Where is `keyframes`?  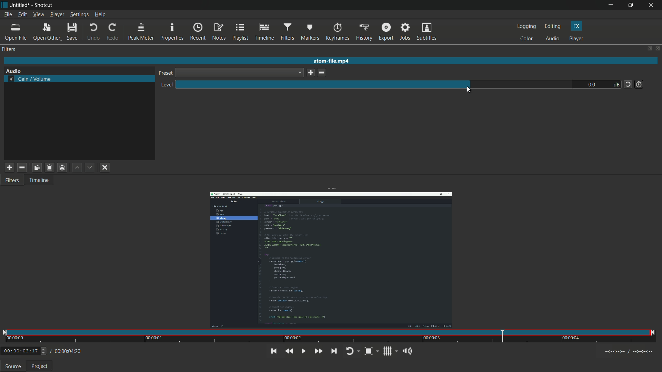 keyframes is located at coordinates (337, 32).